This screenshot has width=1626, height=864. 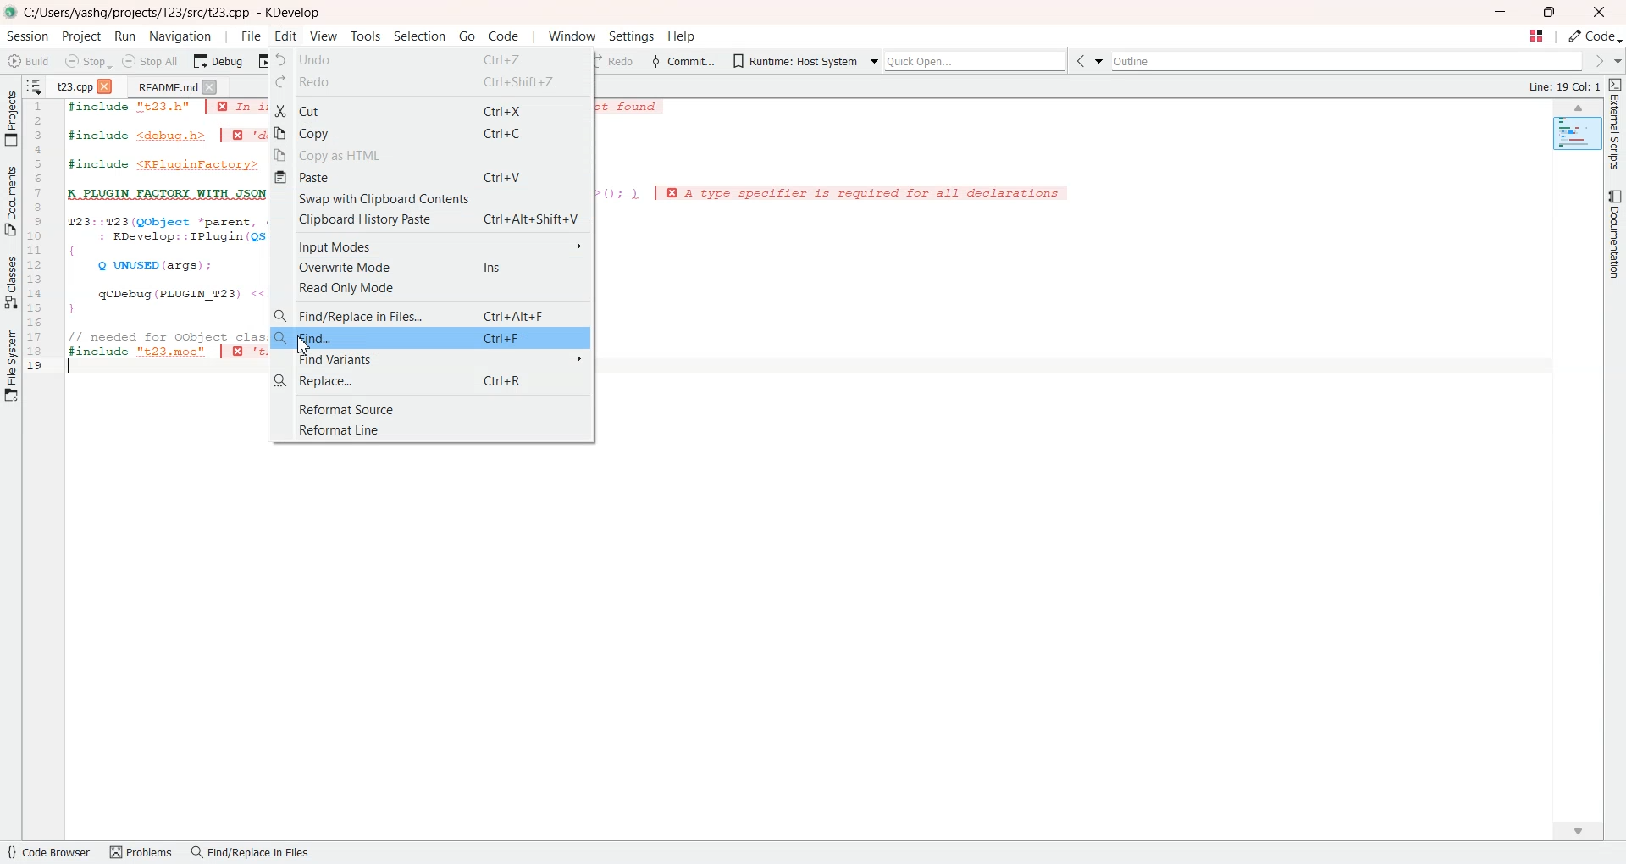 I want to click on Swap with Clipboard Contents, so click(x=432, y=200).